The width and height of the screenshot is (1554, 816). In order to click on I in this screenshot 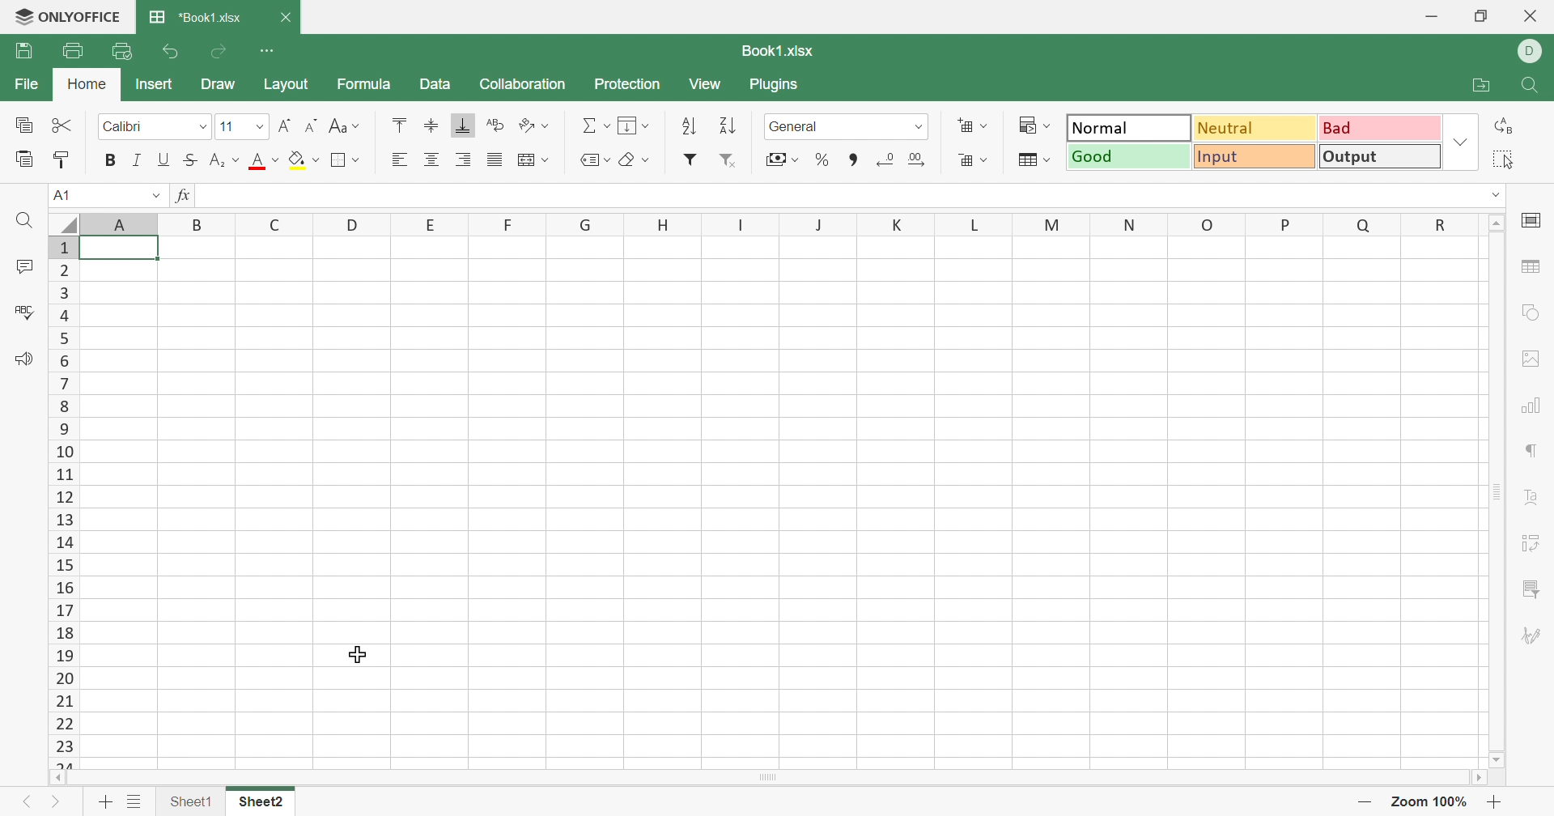, I will do `click(738, 223)`.